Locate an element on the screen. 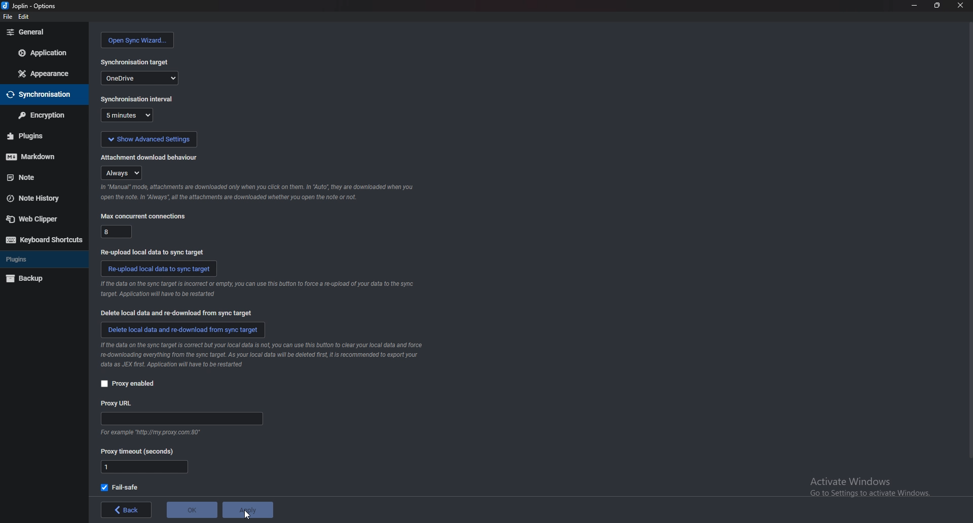  delete local data is located at coordinates (174, 312).